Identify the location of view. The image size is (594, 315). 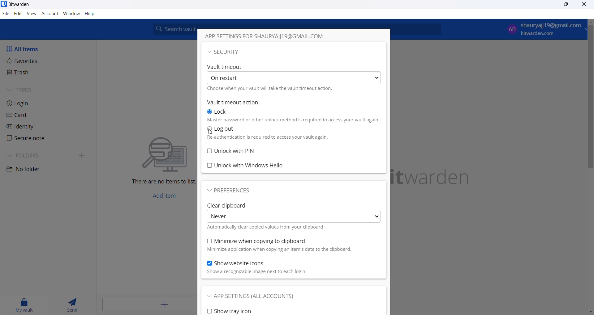
(32, 13).